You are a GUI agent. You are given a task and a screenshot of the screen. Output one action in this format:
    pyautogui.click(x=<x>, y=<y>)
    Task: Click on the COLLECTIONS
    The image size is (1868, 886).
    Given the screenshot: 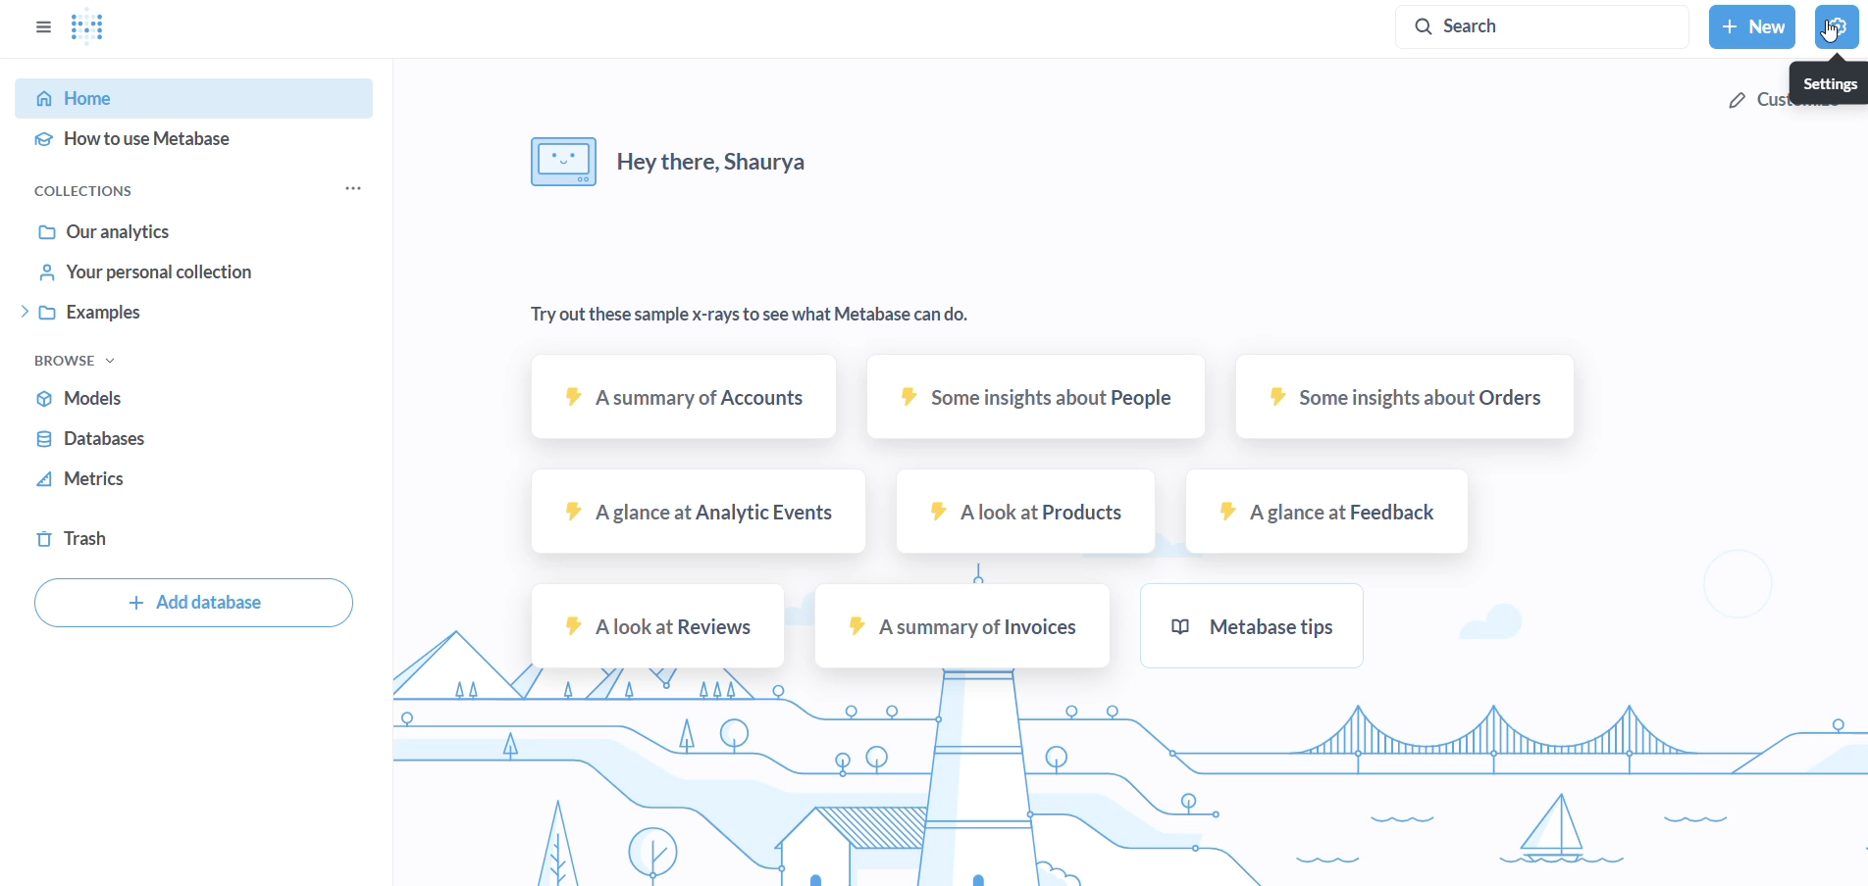 What is the action you would take?
    pyautogui.click(x=90, y=189)
    